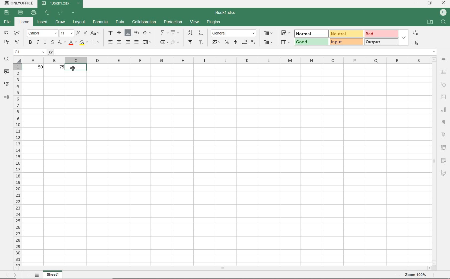 This screenshot has height=279, width=450. Describe the element at coordinates (228, 60) in the screenshot. I see `column` at that location.